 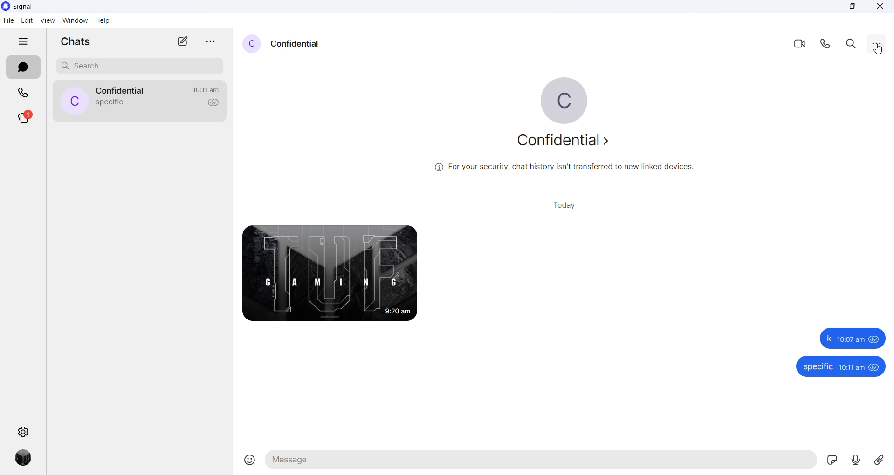 What do you see at coordinates (103, 20) in the screenshot?
I see `help` at bounding box center [103, 20].